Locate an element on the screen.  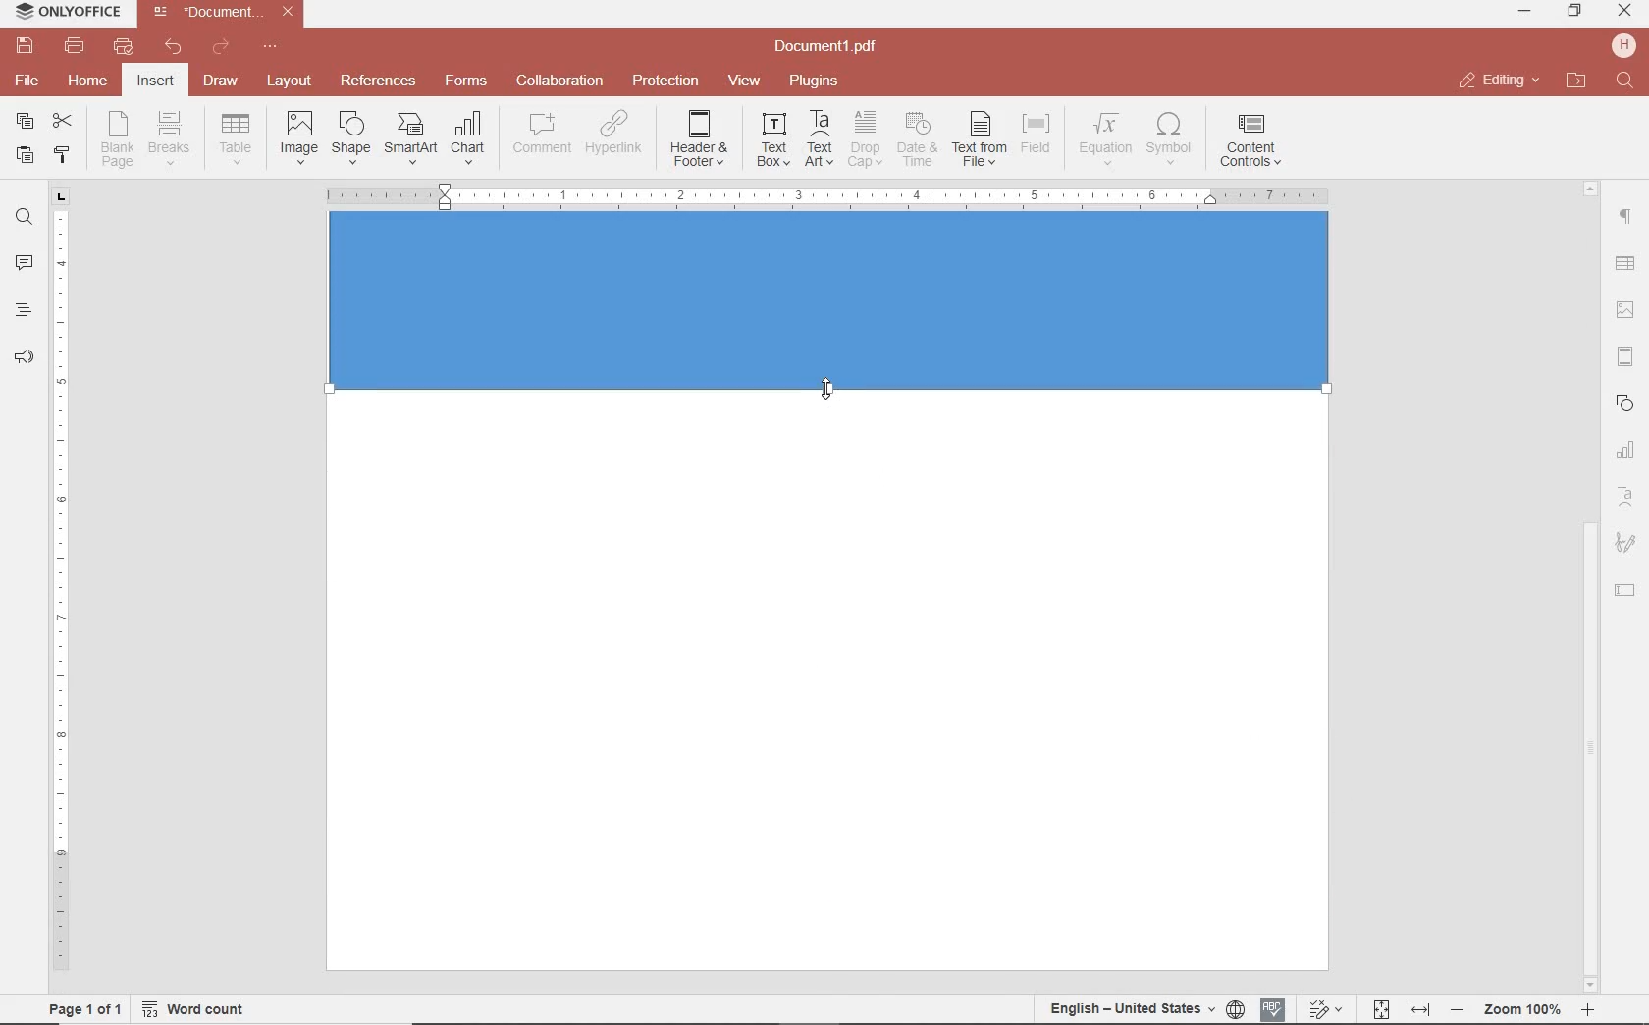
open file location is located at coordinates (1576, 81).